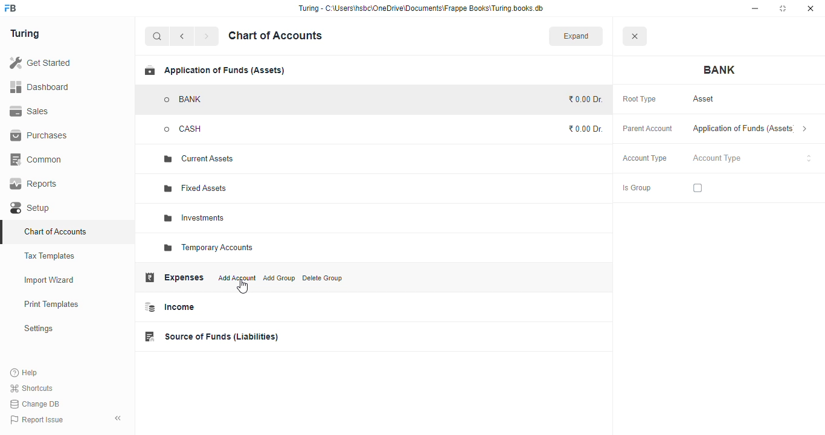 Image resolution: width=825 pixels, height=435 pixels. What do you see at coordinates (51, 304) in the screenshot?
I see `print templates` at bounding box center [51, 304].